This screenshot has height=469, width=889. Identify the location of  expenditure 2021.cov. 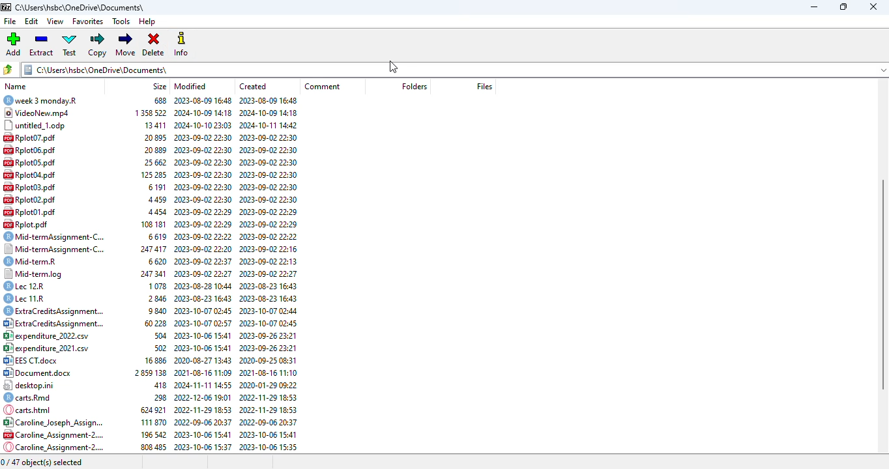
(49, 348).